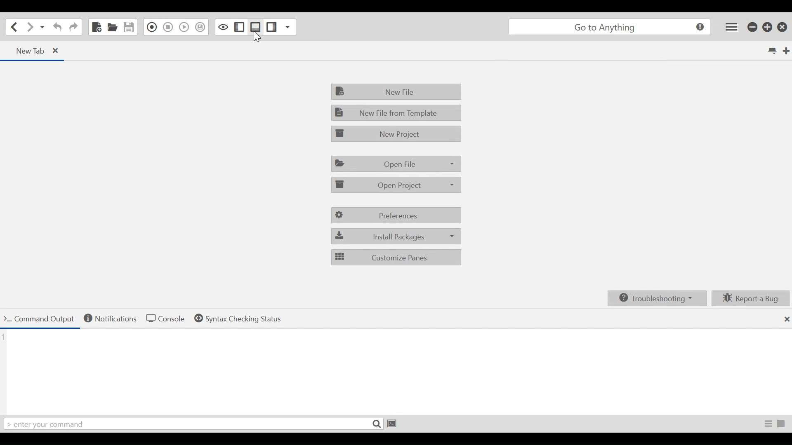 The width and height of the screenshot is (792, 445). Describe the element at coordinates (112, 27) in the screenshot. I see `Open File` at that location.